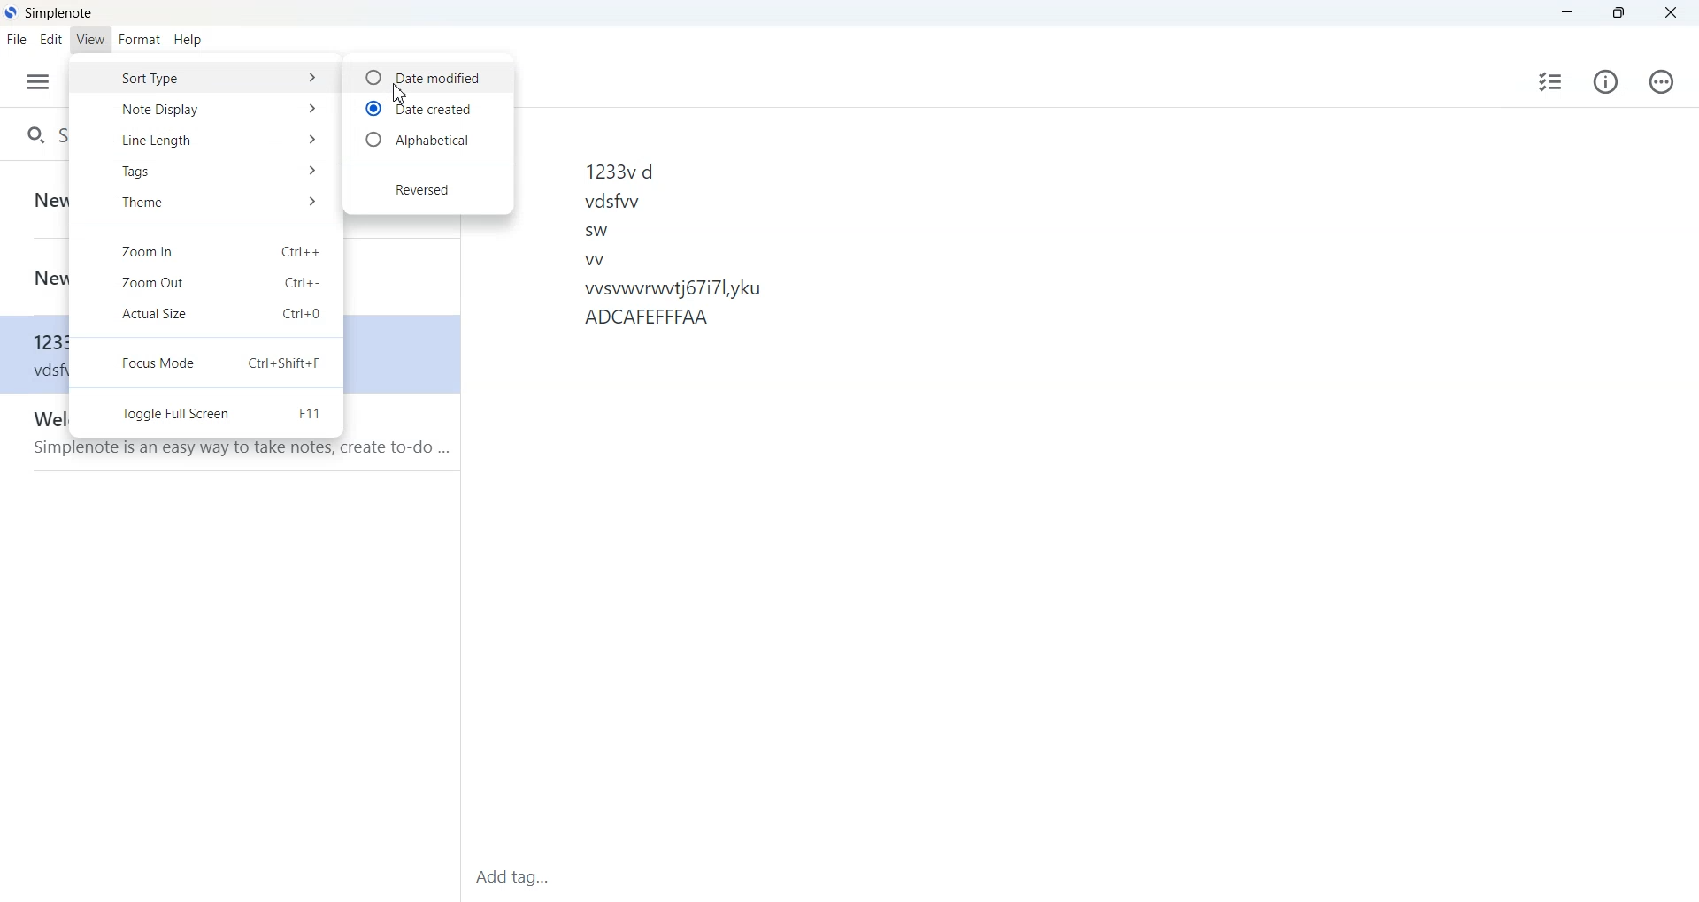  What do you see at coordinates (1669, 13) in the screenshot?
I see `Close` at bounding box center [1669, 13].